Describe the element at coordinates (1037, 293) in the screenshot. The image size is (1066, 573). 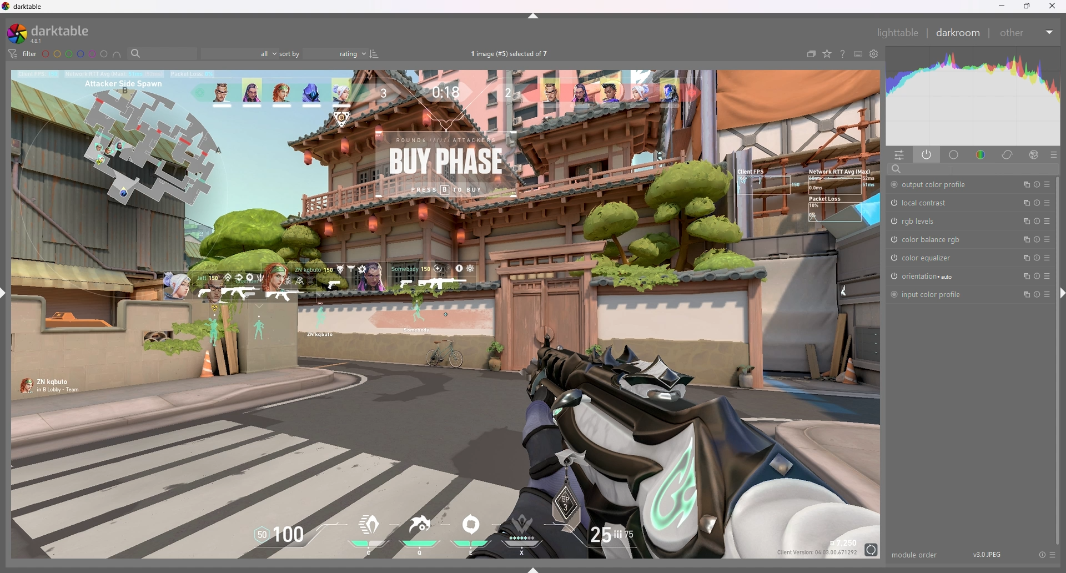
I see `reset` at that location.